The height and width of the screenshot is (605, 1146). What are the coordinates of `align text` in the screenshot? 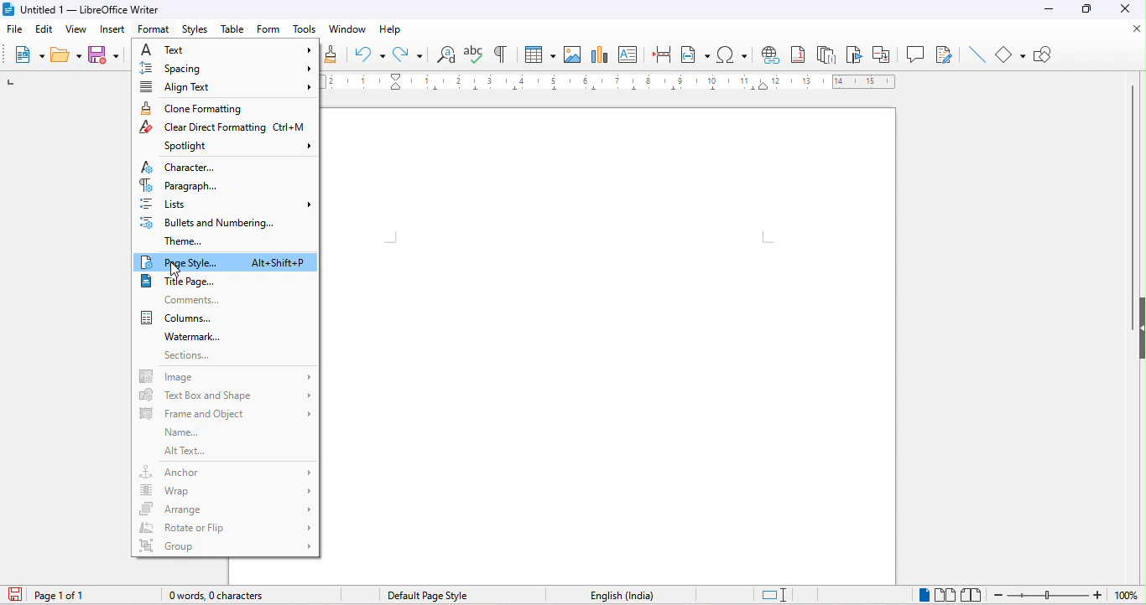 It's located at (229, 85).